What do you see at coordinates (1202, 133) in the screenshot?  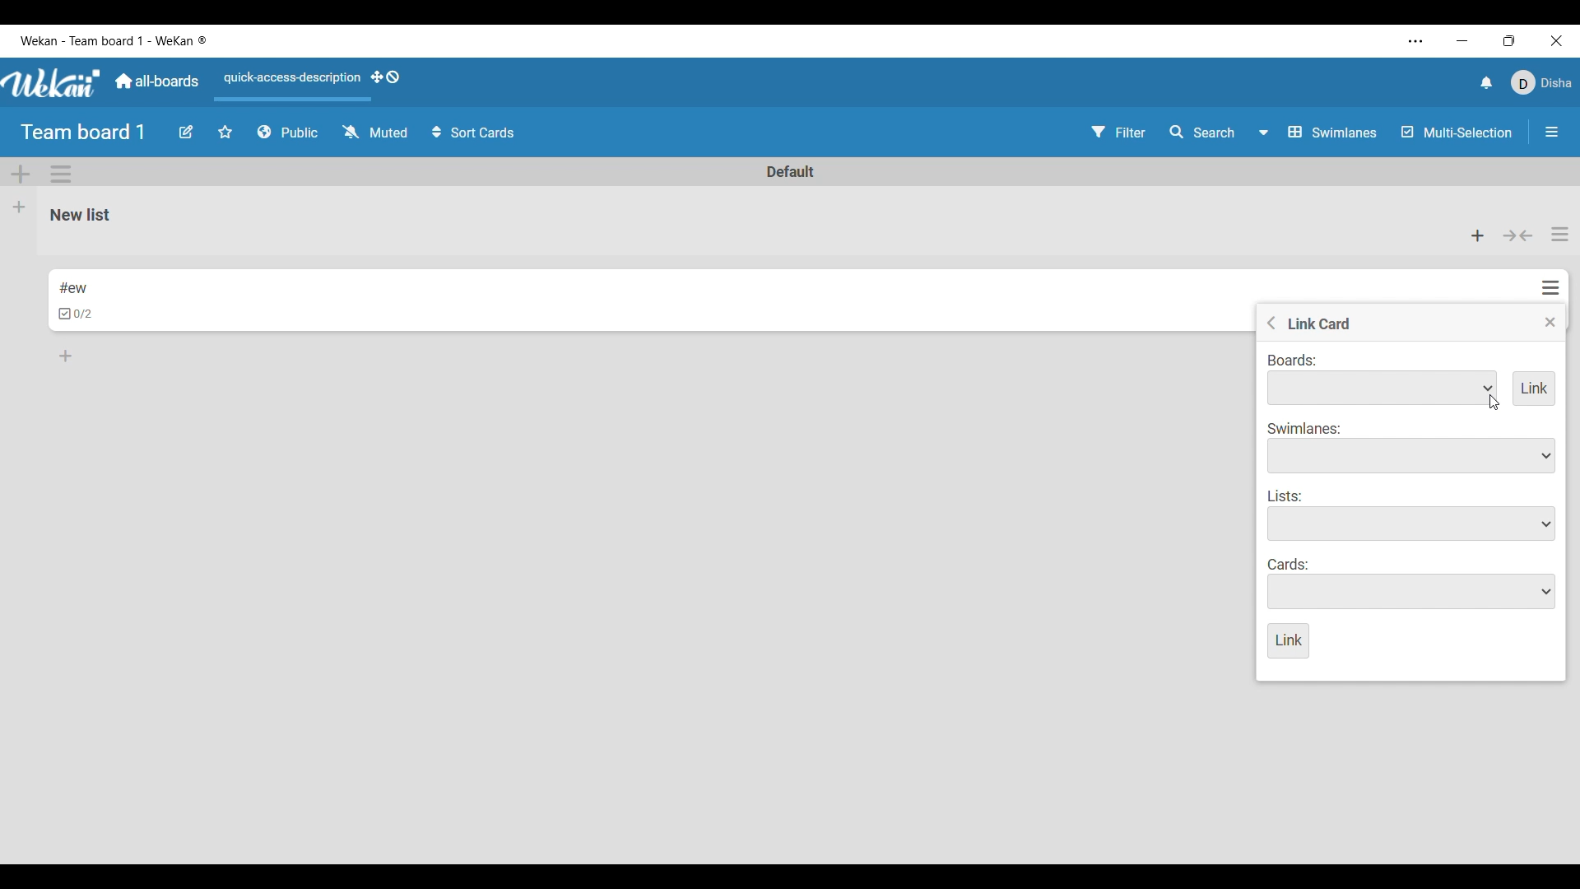 I see `Search` at bounding box center [1202, 133].